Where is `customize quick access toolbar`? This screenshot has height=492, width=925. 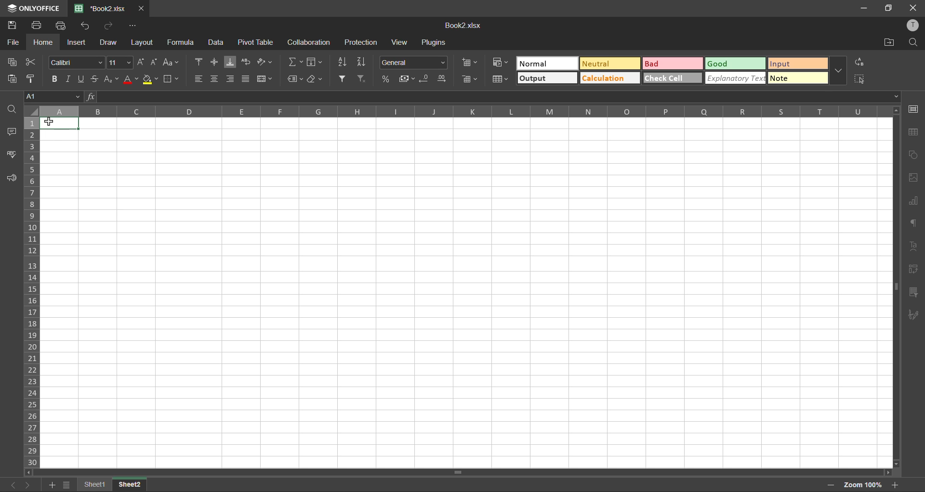 customize quick access toolbar is located at coordinates (133, 26).